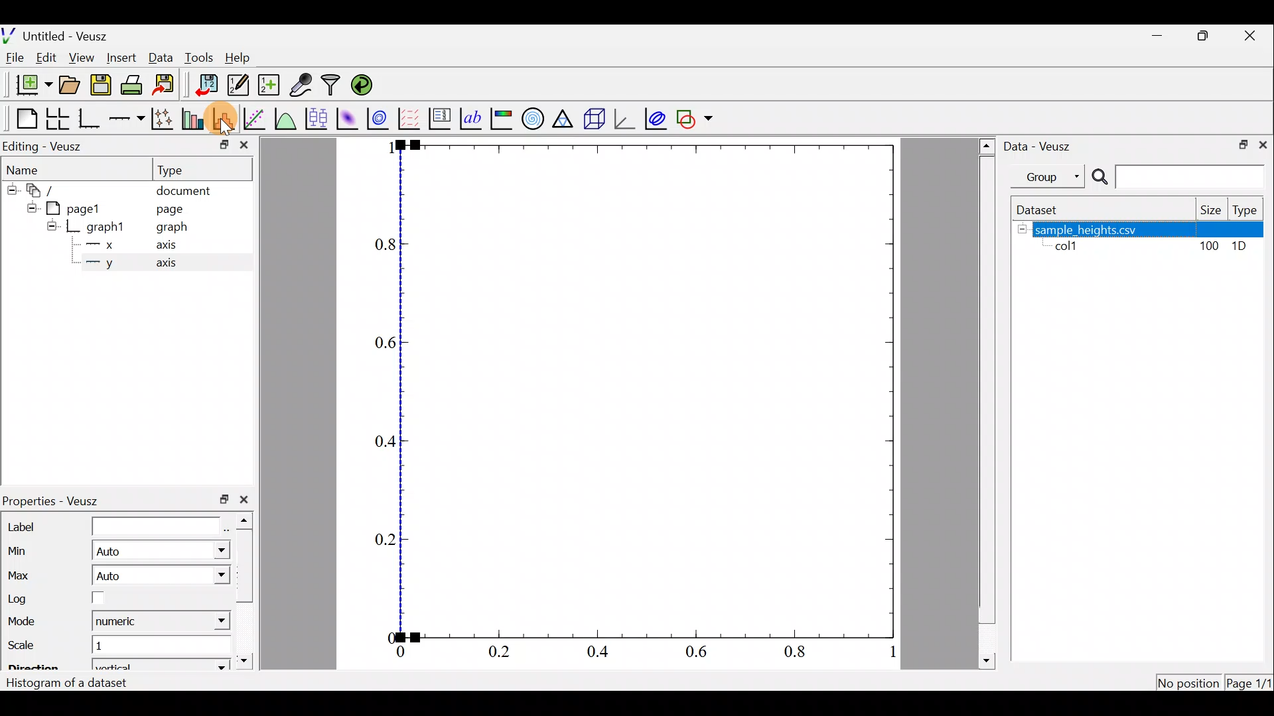 This screenshot has height=716, width=1274. Describe the element at coordinates (111, 524) in the screenshot. I see `Label` at that location.